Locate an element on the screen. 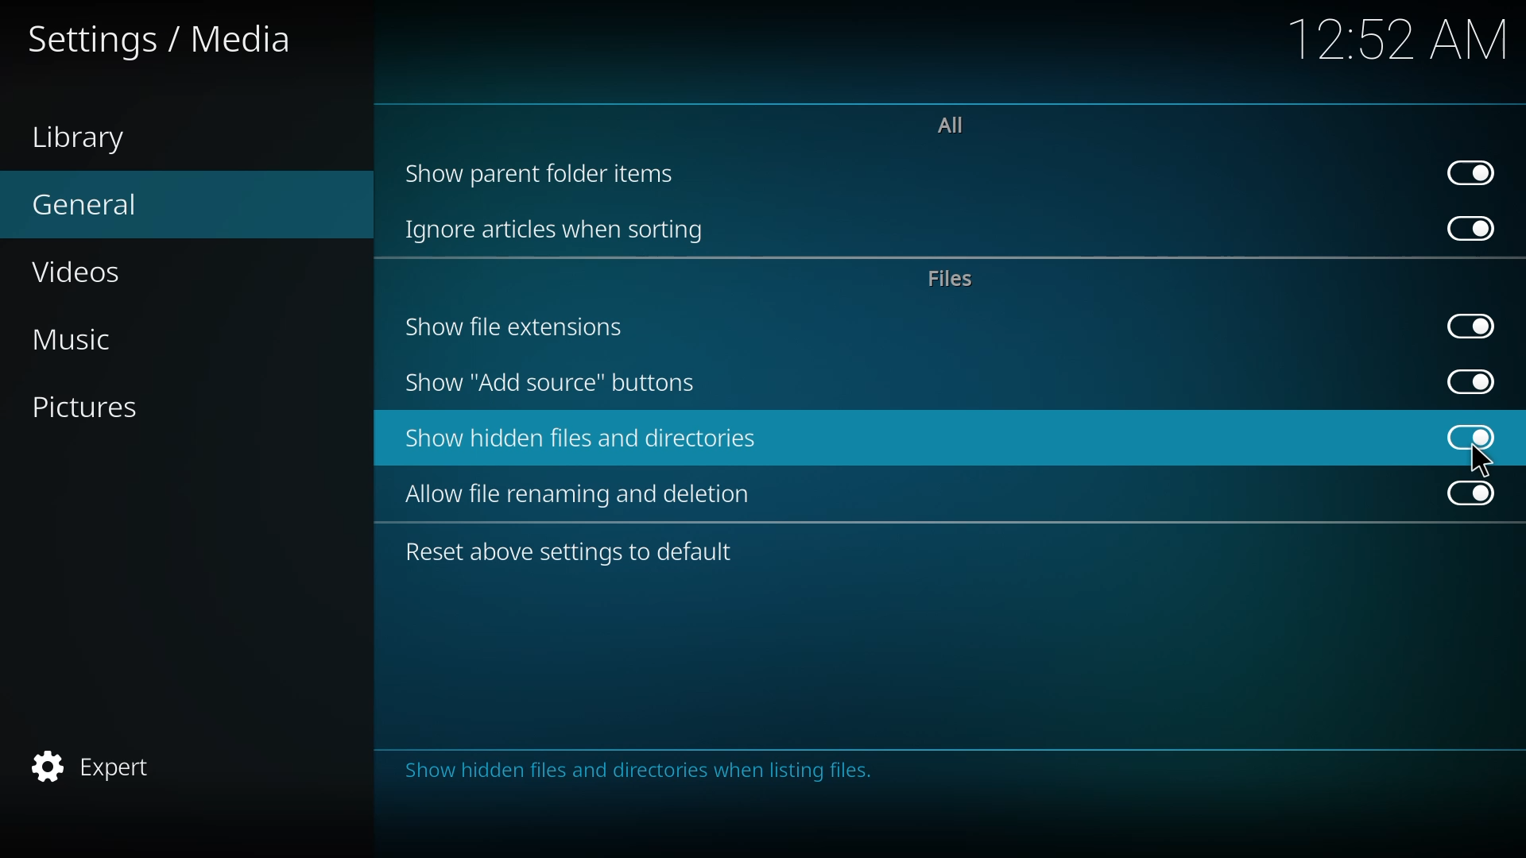 The image size is (1526, 858). pictures is located at coordinates (105, 409).